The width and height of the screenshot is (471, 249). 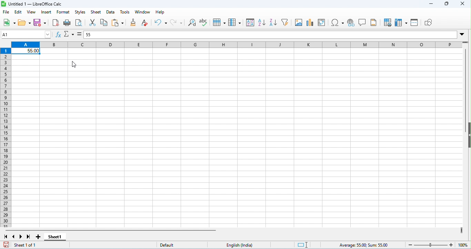 What do you see at coordinates (118, 23) in the screenshot?
I see `paste` at bounding box center [118, 23].